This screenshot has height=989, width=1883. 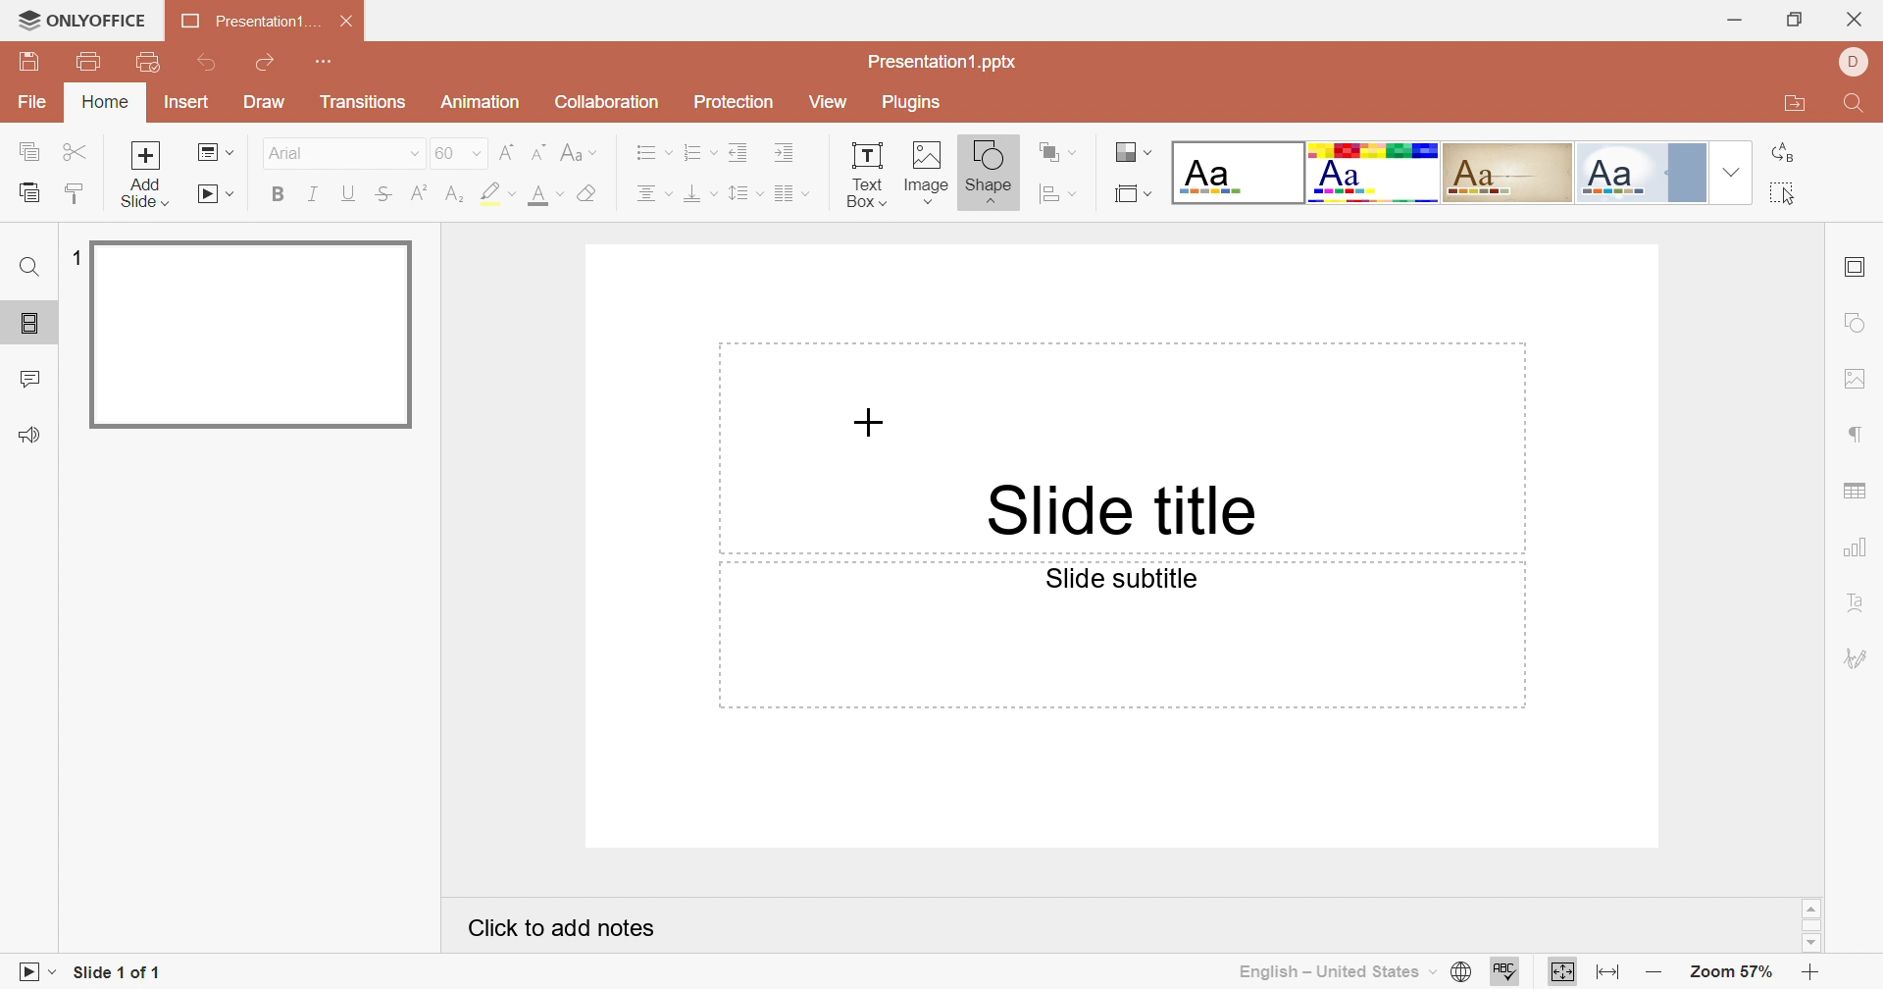 What do you see at coordinates (1733, 172) in the screenshot?
I see `Drop down` at bounding box center [1733, 172].